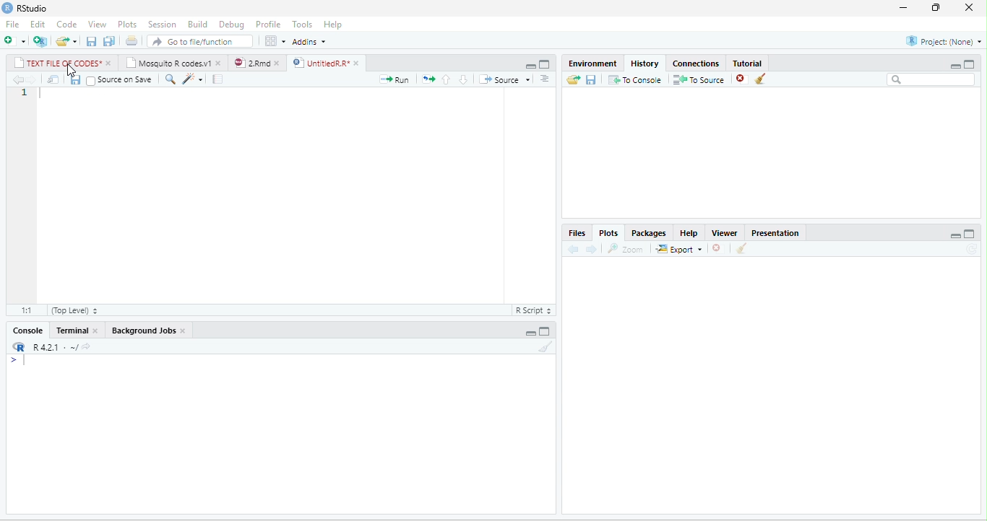 The width and height of the screenshot is (987, 521). What do you see at coordinates (233, 25) in the screenshot?
I see `Debug` at bounding box center [233, 25].